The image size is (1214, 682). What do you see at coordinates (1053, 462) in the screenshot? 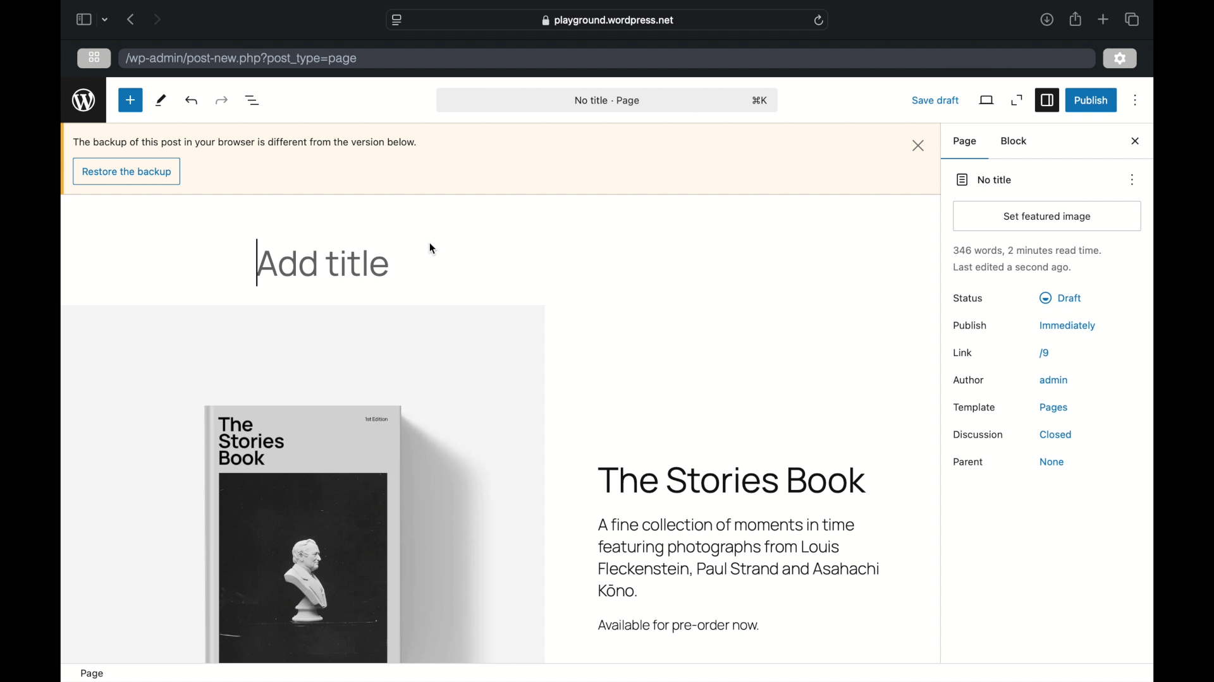
I see `none` at bounding box center [1053, 462].